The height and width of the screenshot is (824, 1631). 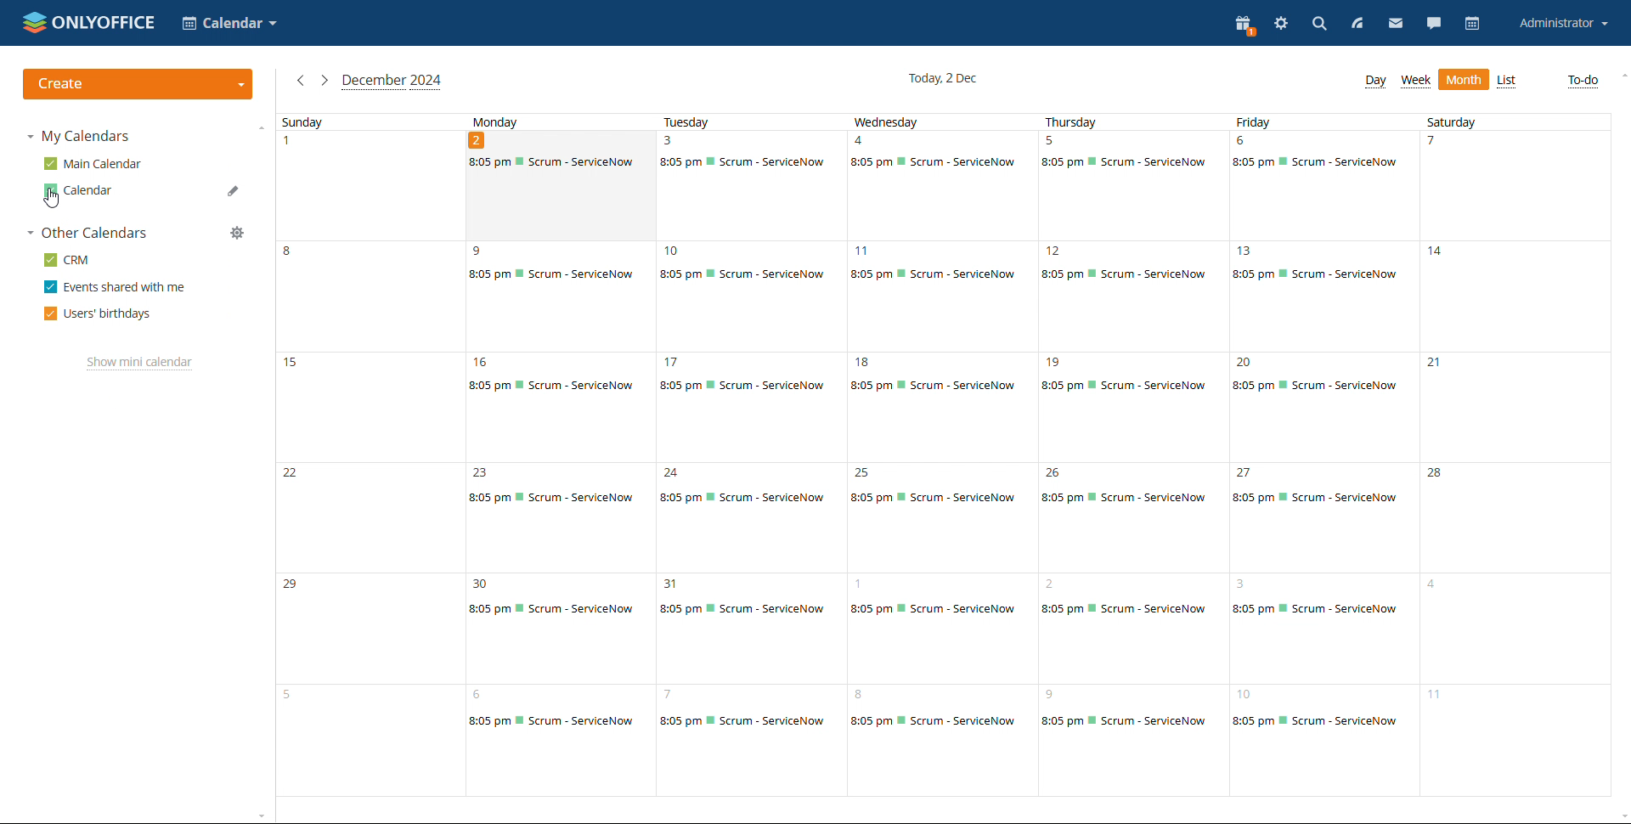 What do you see at coordinates (1559, 24) in the screenshot?
I see `account` at bounding box center [1559, 24].